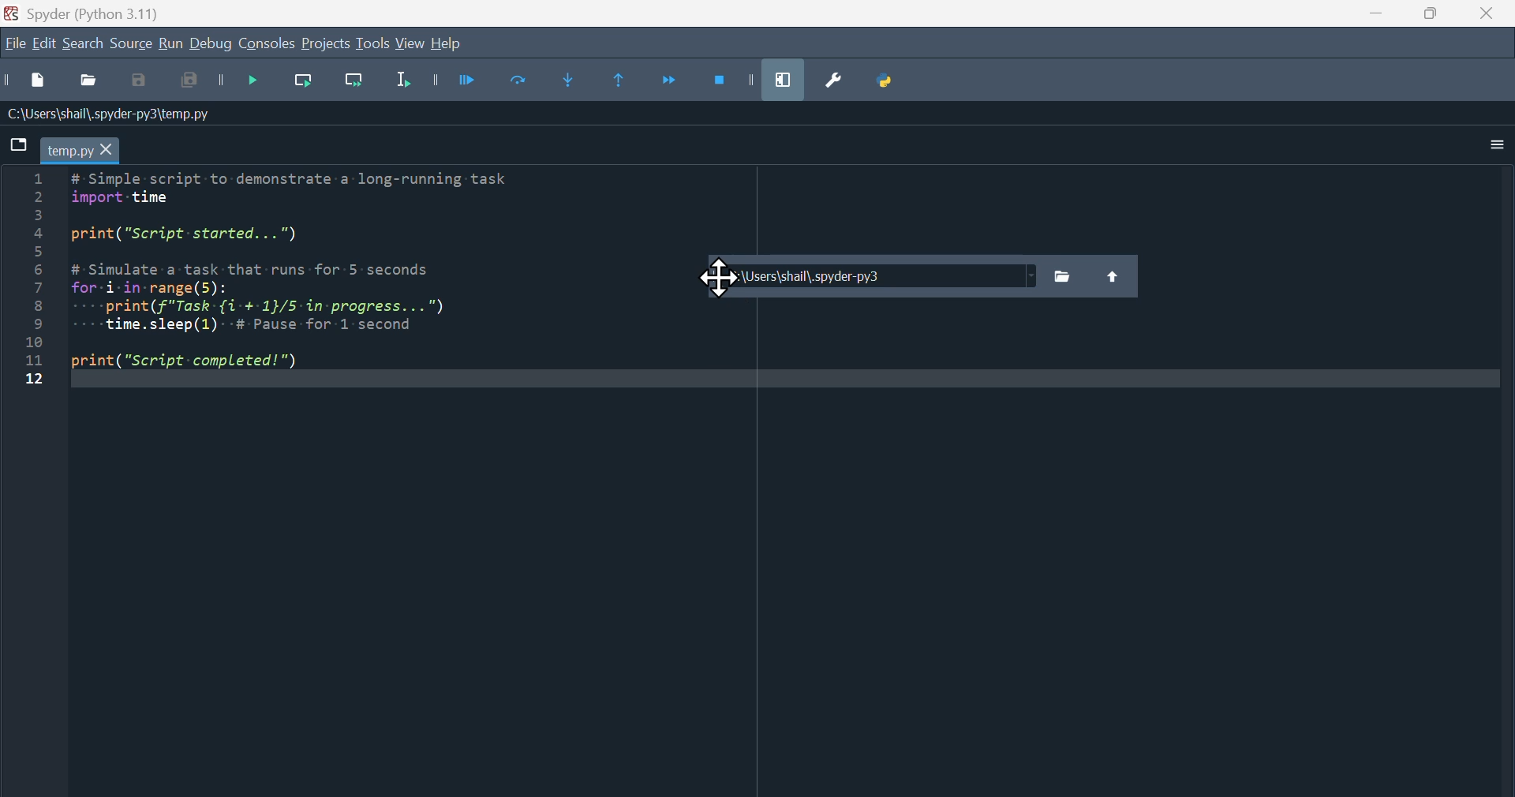 This screenshot has height=797, width=1515. Describe the element at coordinates (170, 44) in the screenshot. I see `Run` at that location.